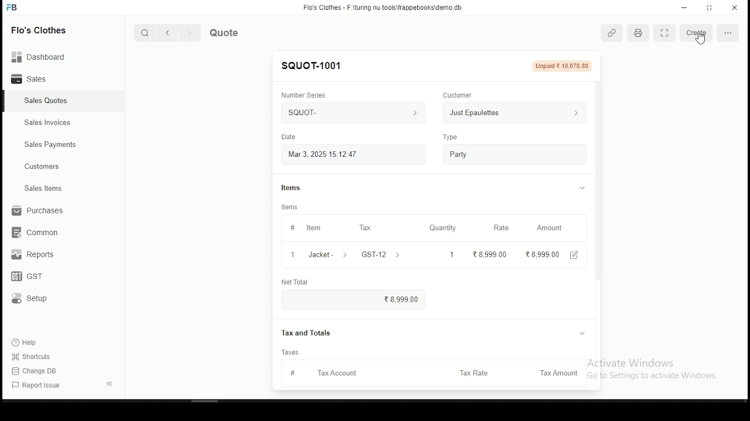 The image size is (750, 421). What do you see at coordinates (354, 153) in the screenshot?
I see `Mar 3, 2025 15:12:47` at bounding box center [354, 153].